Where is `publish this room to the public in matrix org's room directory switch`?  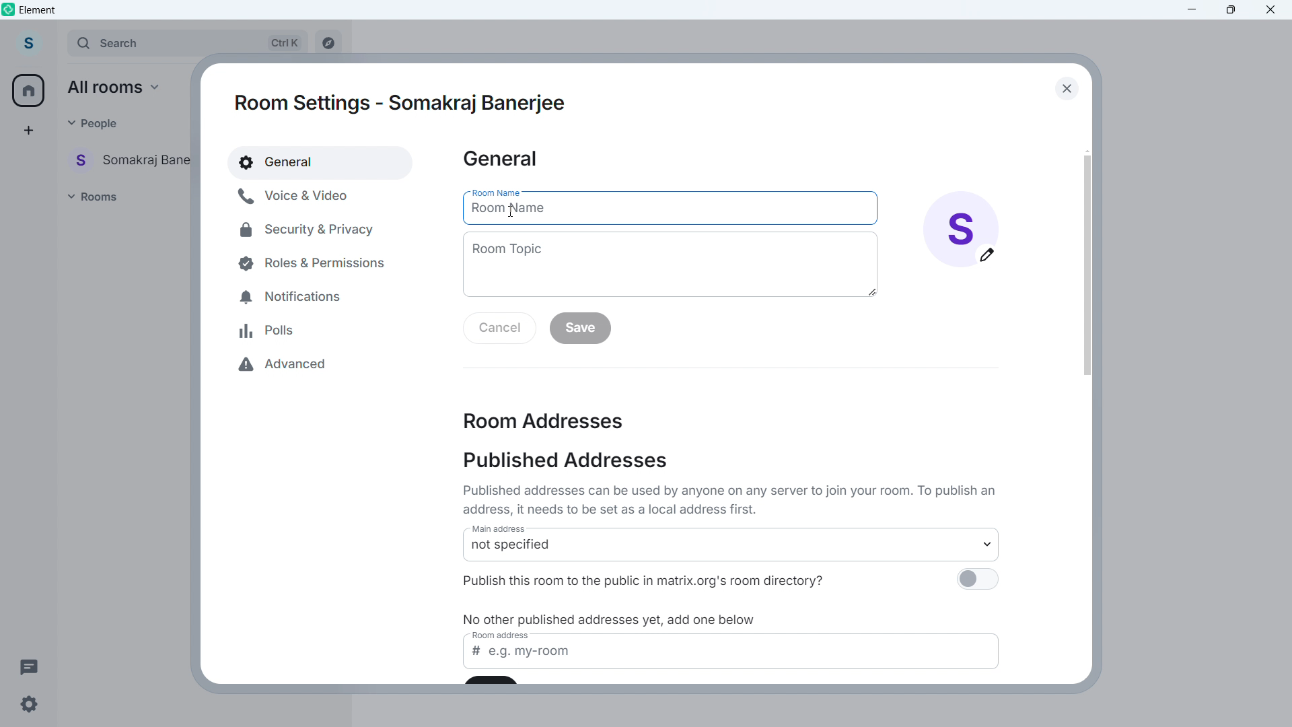 publish this room to the public in matrix org's room directory switch is located at coordinates (976, 582).